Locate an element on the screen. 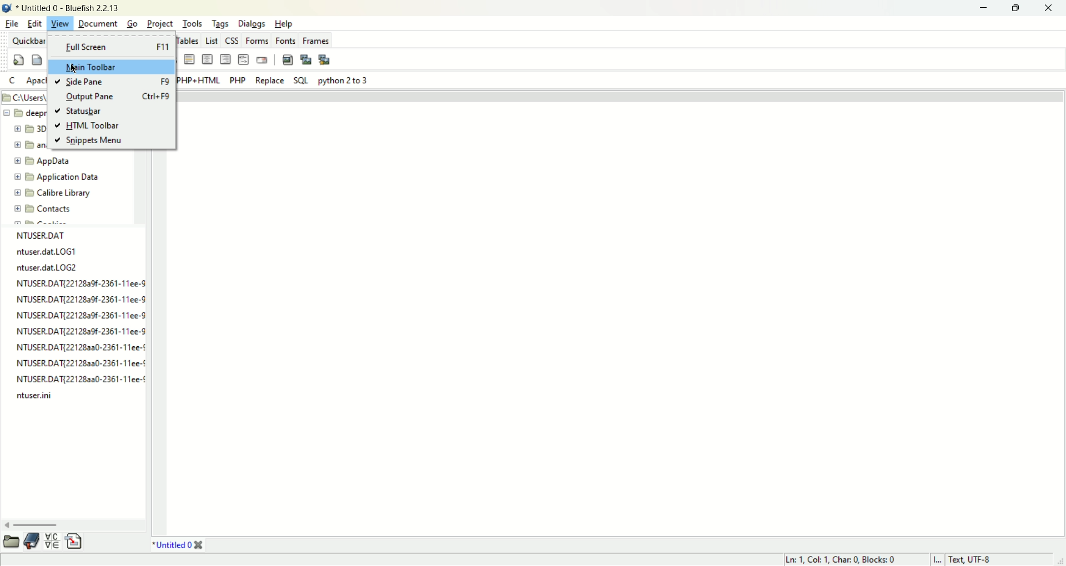 Image resolution: width=1066 pixels, height=566 pixels. browse file is located at coordinates (12, 542).